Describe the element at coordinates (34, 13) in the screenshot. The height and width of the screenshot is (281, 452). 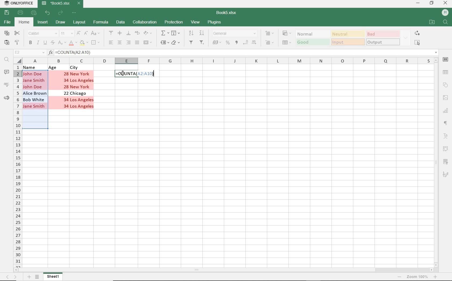
I see `QUICK PRINT` at that location.